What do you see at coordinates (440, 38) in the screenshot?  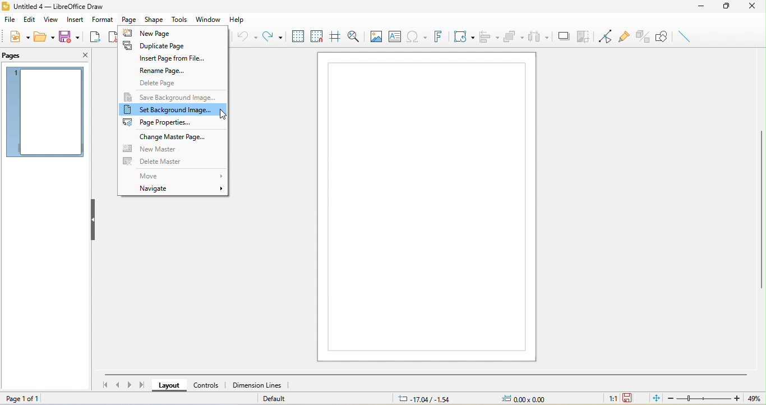 I see `font work text` at bounding box center [440, 38].